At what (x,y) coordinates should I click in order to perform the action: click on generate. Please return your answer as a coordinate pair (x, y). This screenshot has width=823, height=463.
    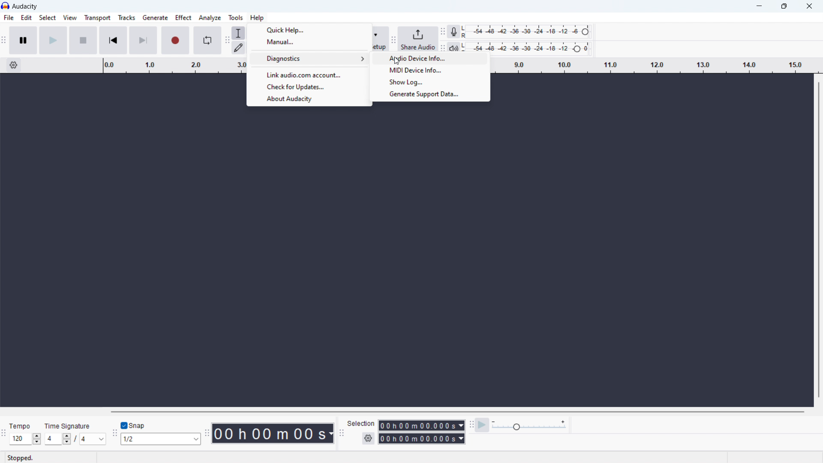
    Looking at the image, I should click on (155, 18).